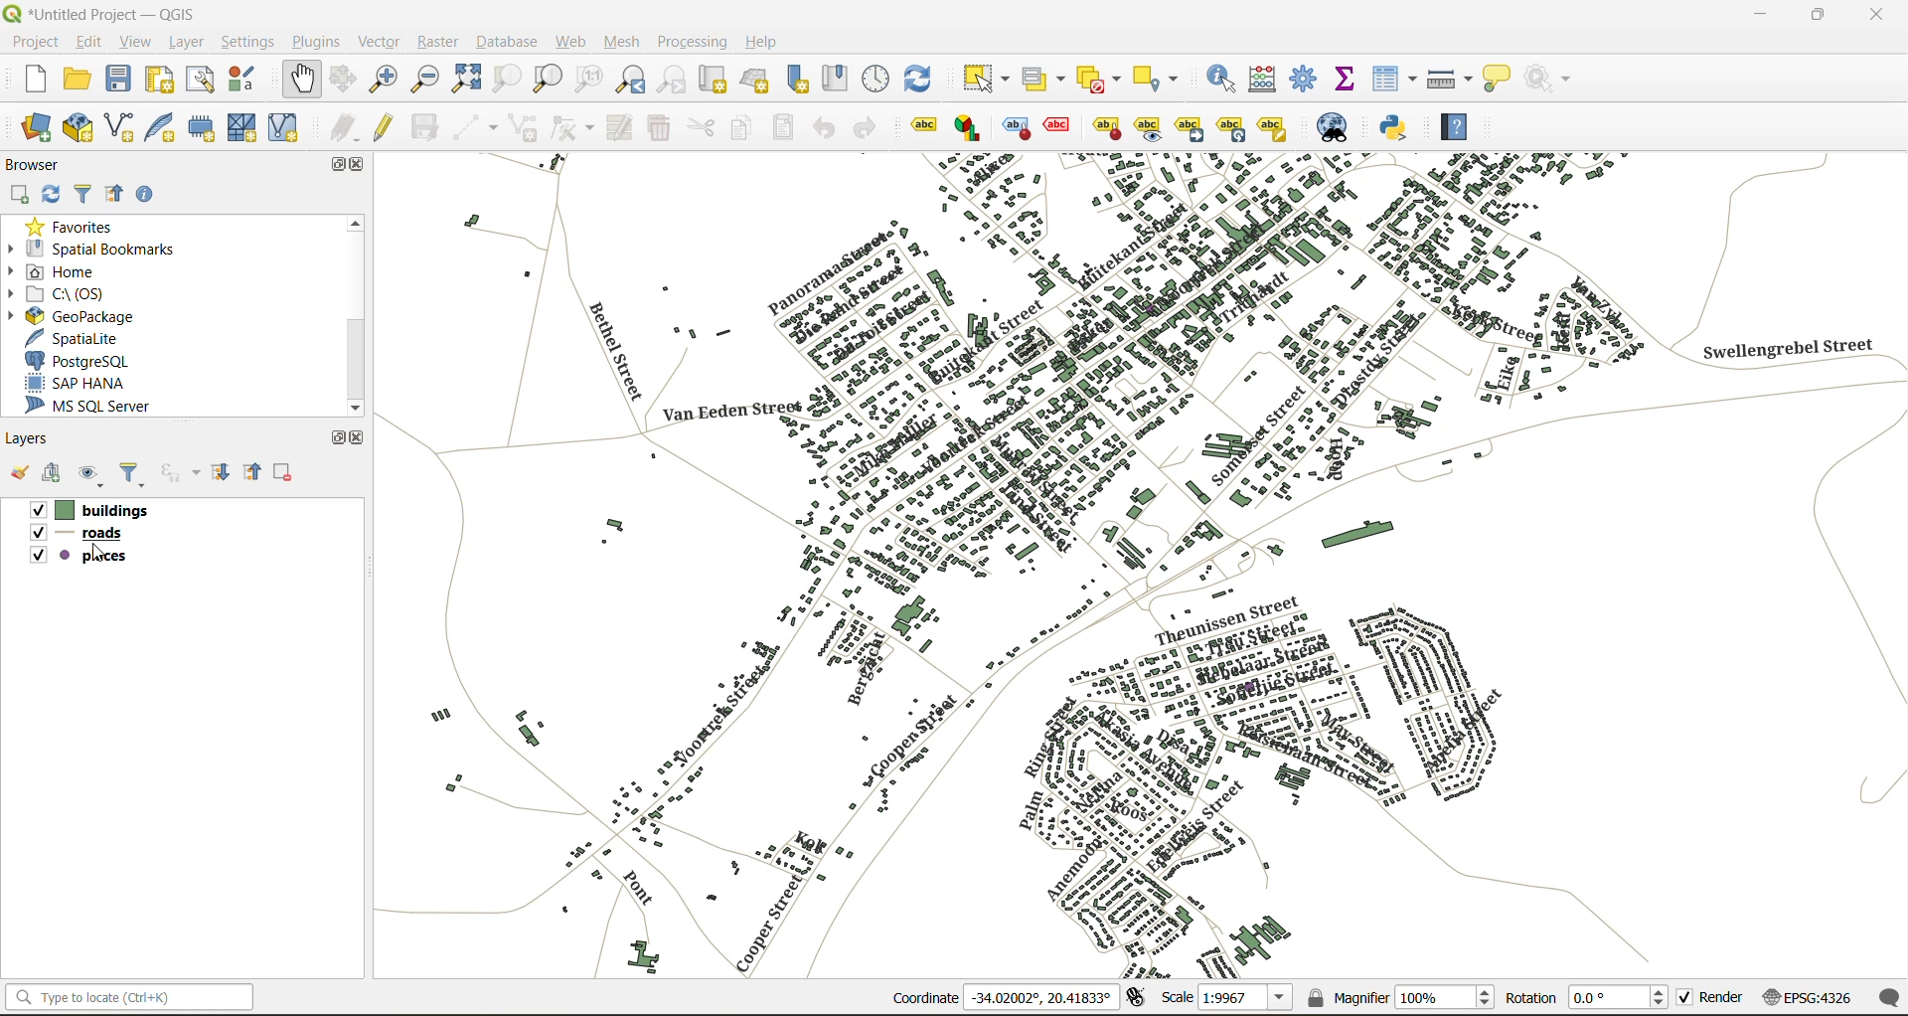  Describe the element at coordinates (476, 130) in the screenshot. I see `digitize` at that location.